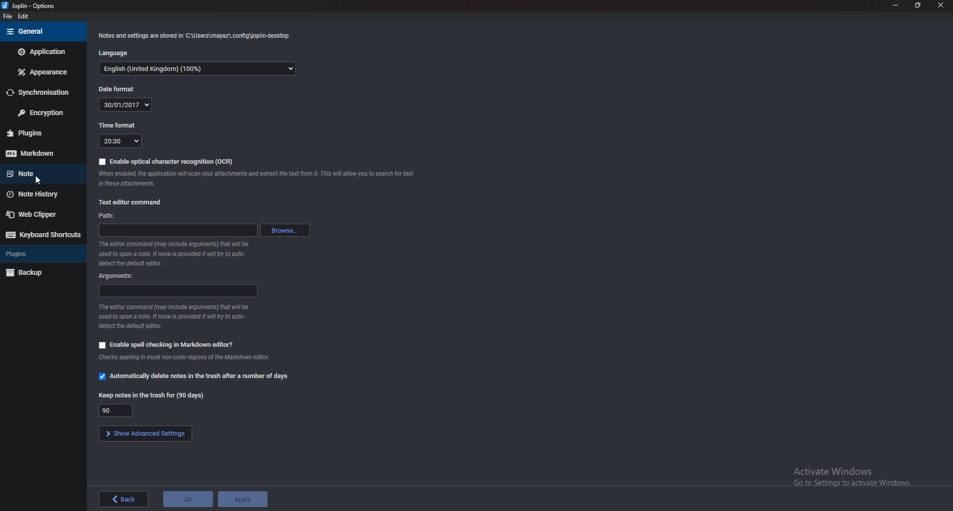 This screenshot has width=953, height=511. I want to click on Synchronization, so click(40, 93).